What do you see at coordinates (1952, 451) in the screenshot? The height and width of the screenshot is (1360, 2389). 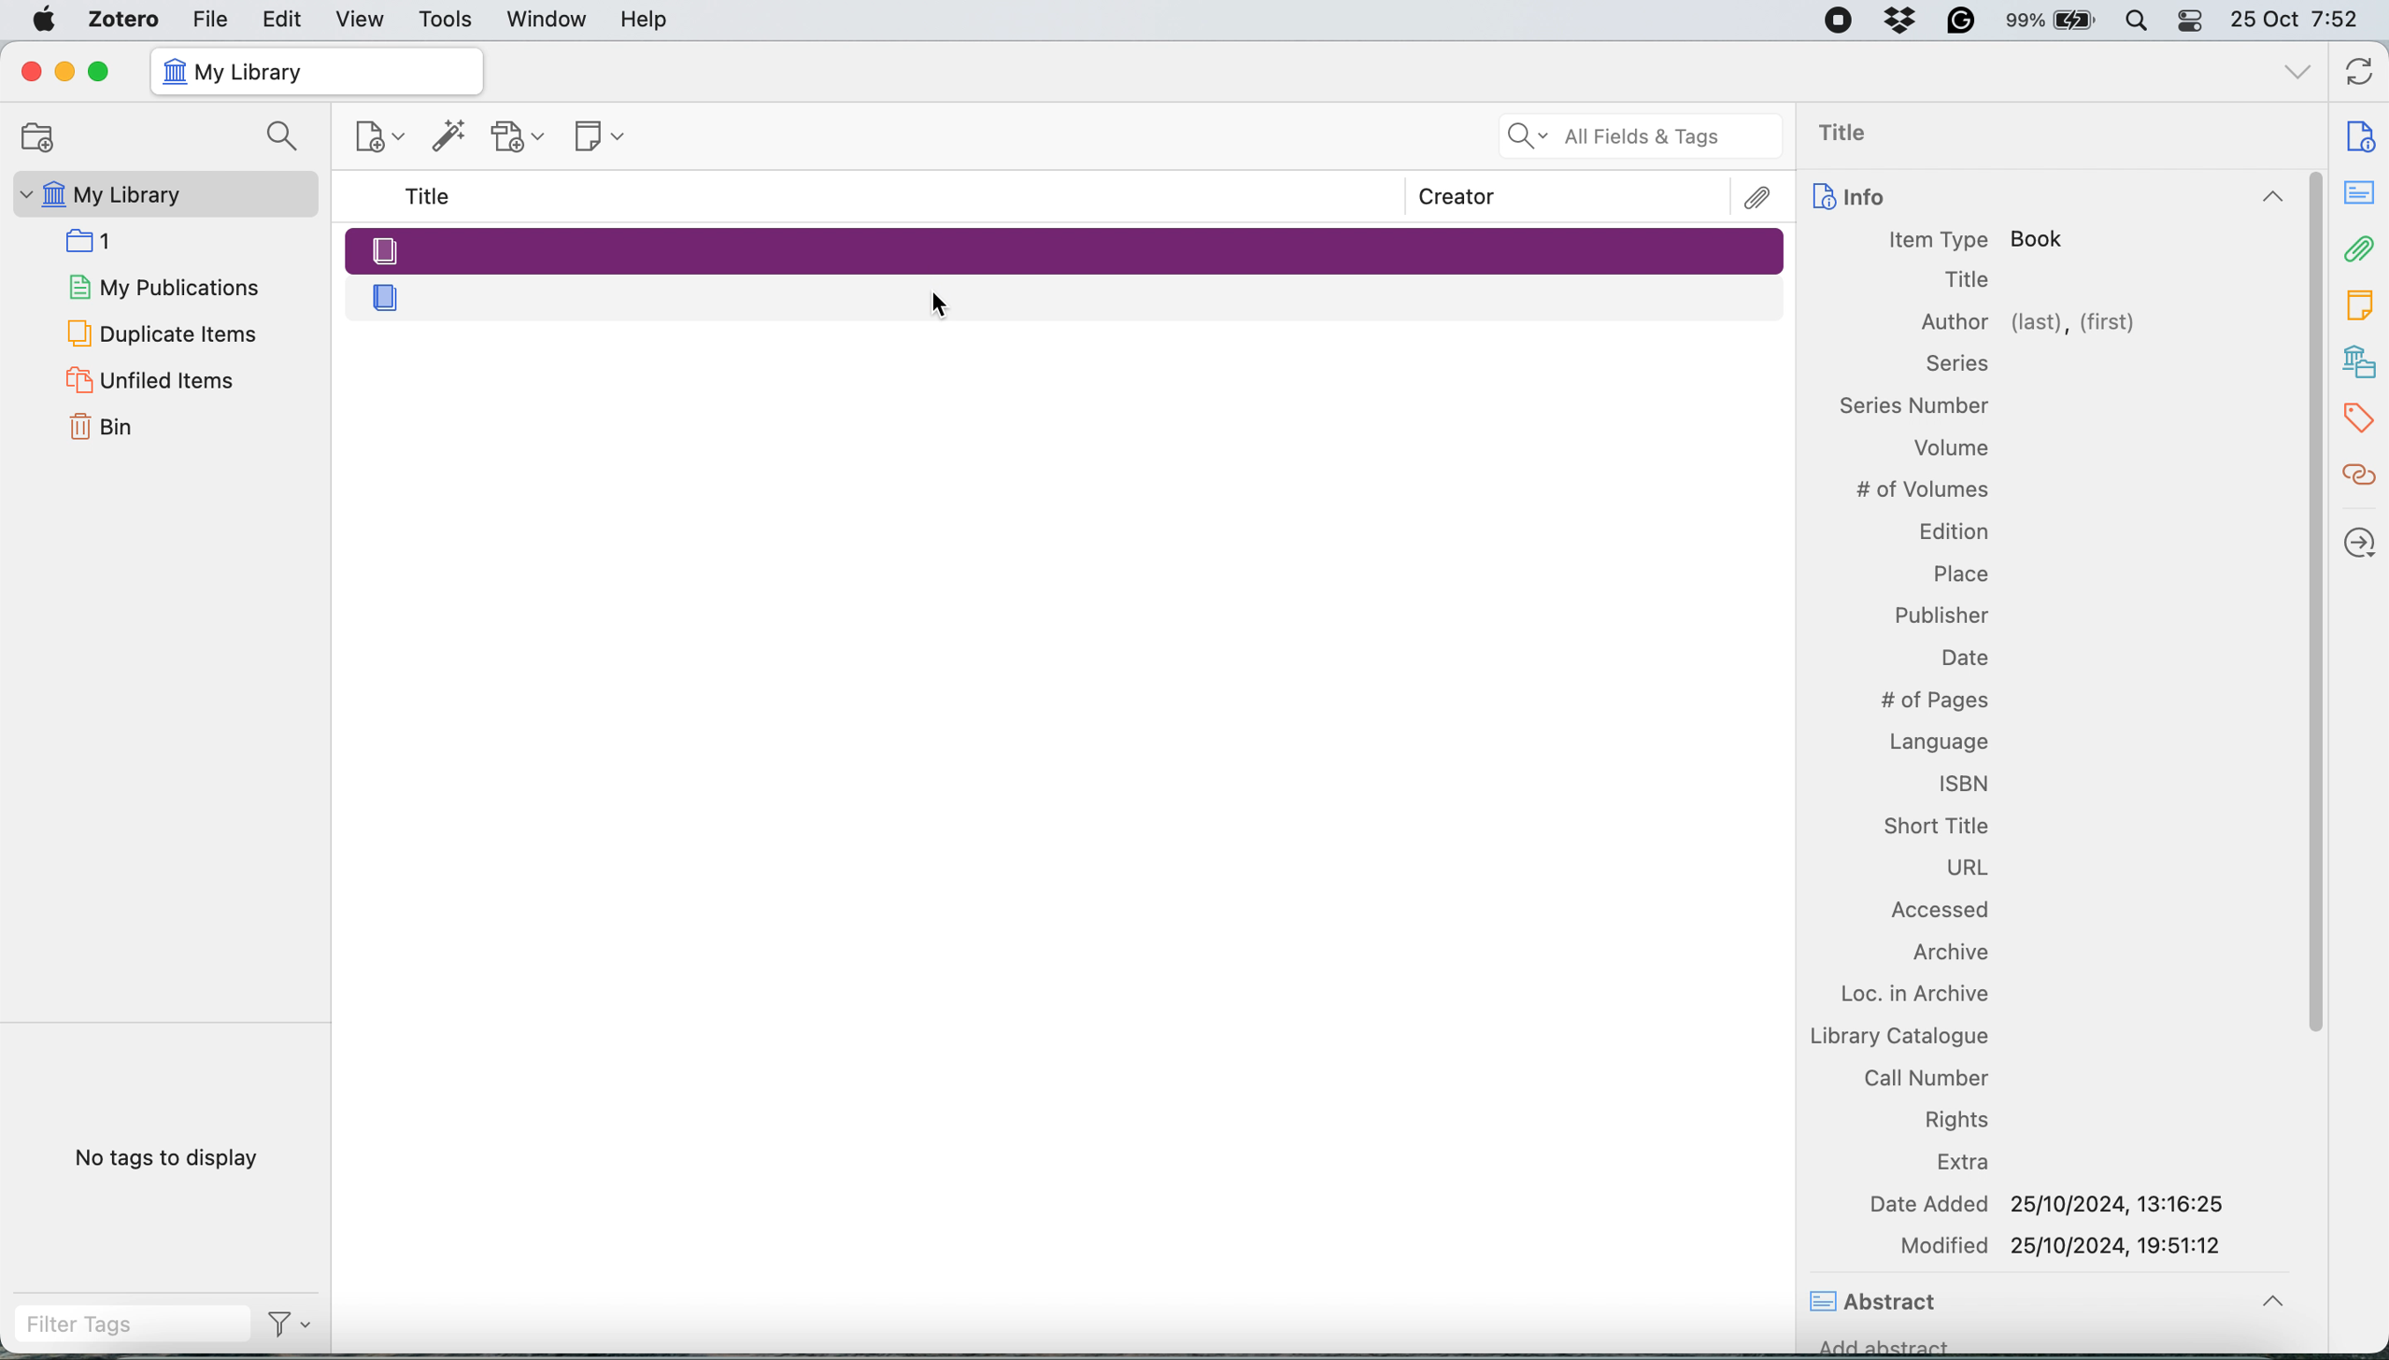 I see `Volume` at bounding box center [1952, 451].